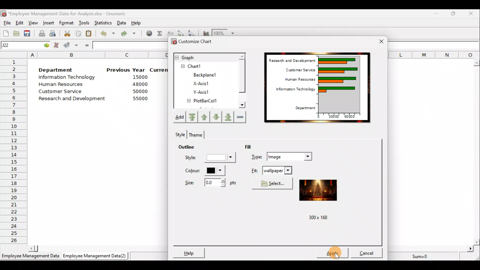 This screenshot has height=270, width=480. Describe the element at coordinates (333, 253) in the screenshot. I see `Apply` at that location.